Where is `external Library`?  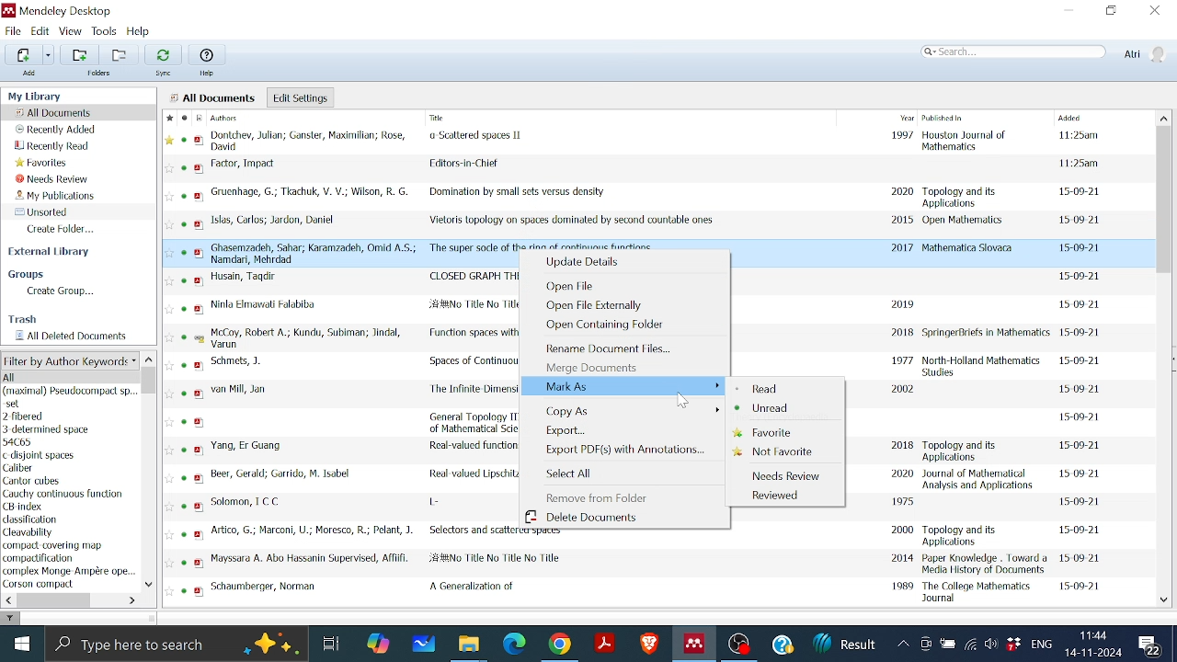 external Library is located at coordinates (56, 254).